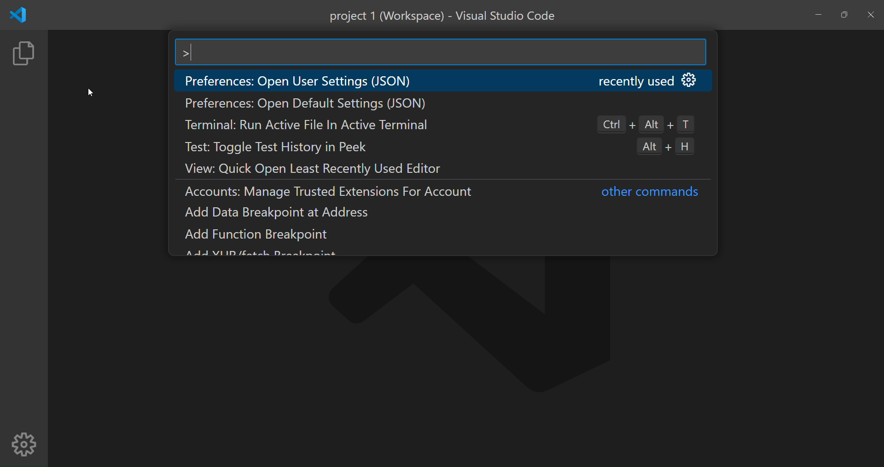 The width and height of the screenshot is (884, 467). What do you see at coordinates (645, 124) in the screenshot?
I see `ctrl + alt + T` at bounding box center [645, 124].